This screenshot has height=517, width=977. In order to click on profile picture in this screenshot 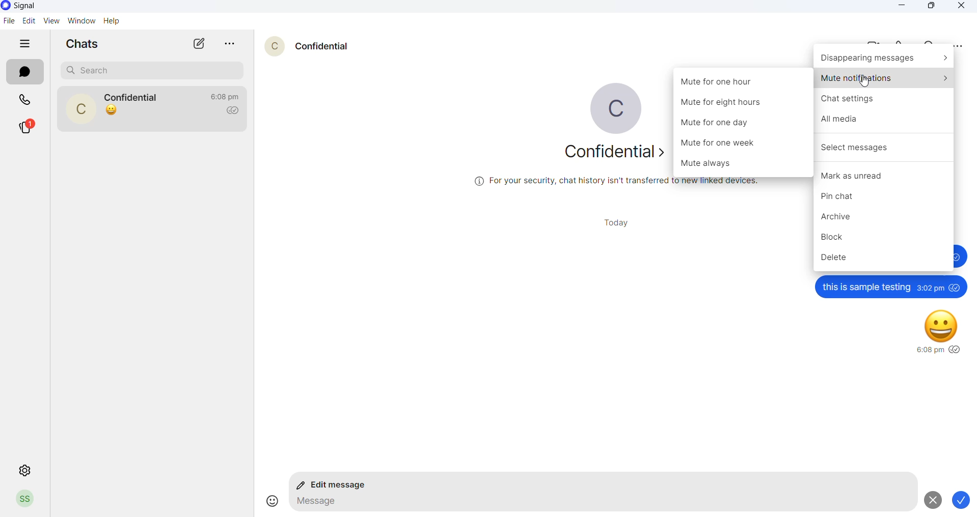, I will do `click(609, 110)`.